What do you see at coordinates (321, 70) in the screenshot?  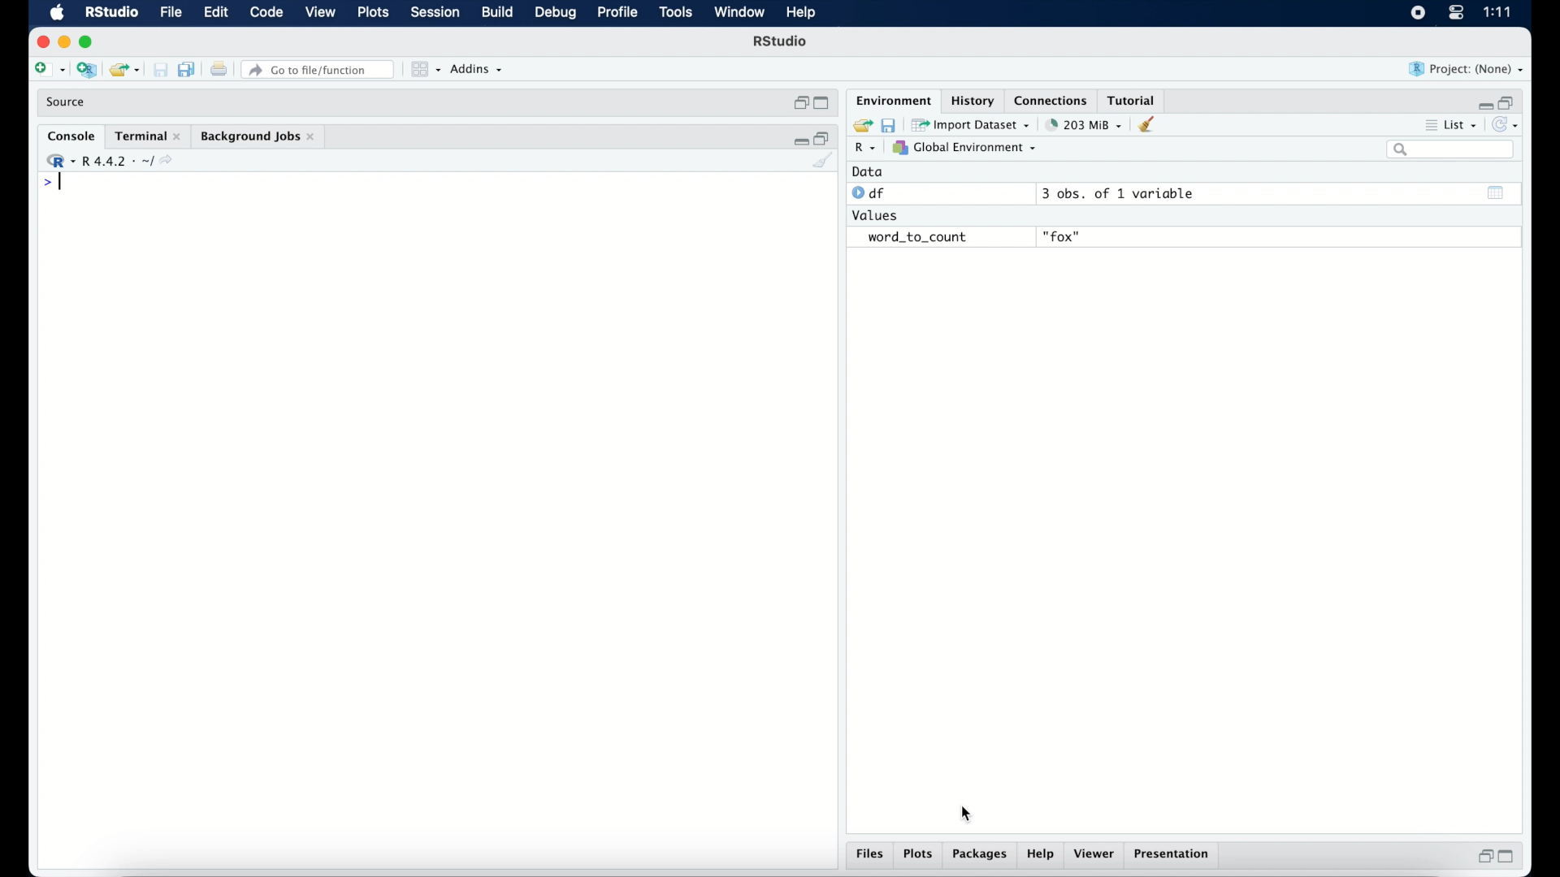 I see `go to file/function` at bounding box center [321, 70].